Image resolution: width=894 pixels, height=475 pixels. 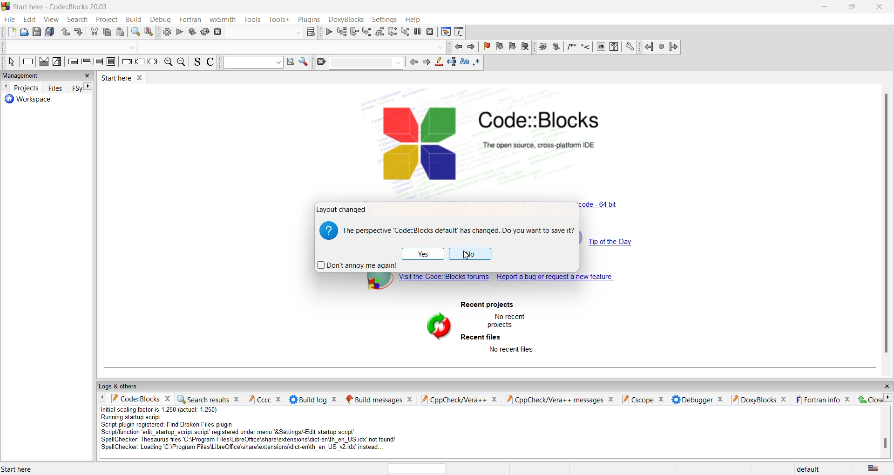 What do you see at coordinates (848, 400) in the screenshot?
I see `close` at bounding box center [848, 400].